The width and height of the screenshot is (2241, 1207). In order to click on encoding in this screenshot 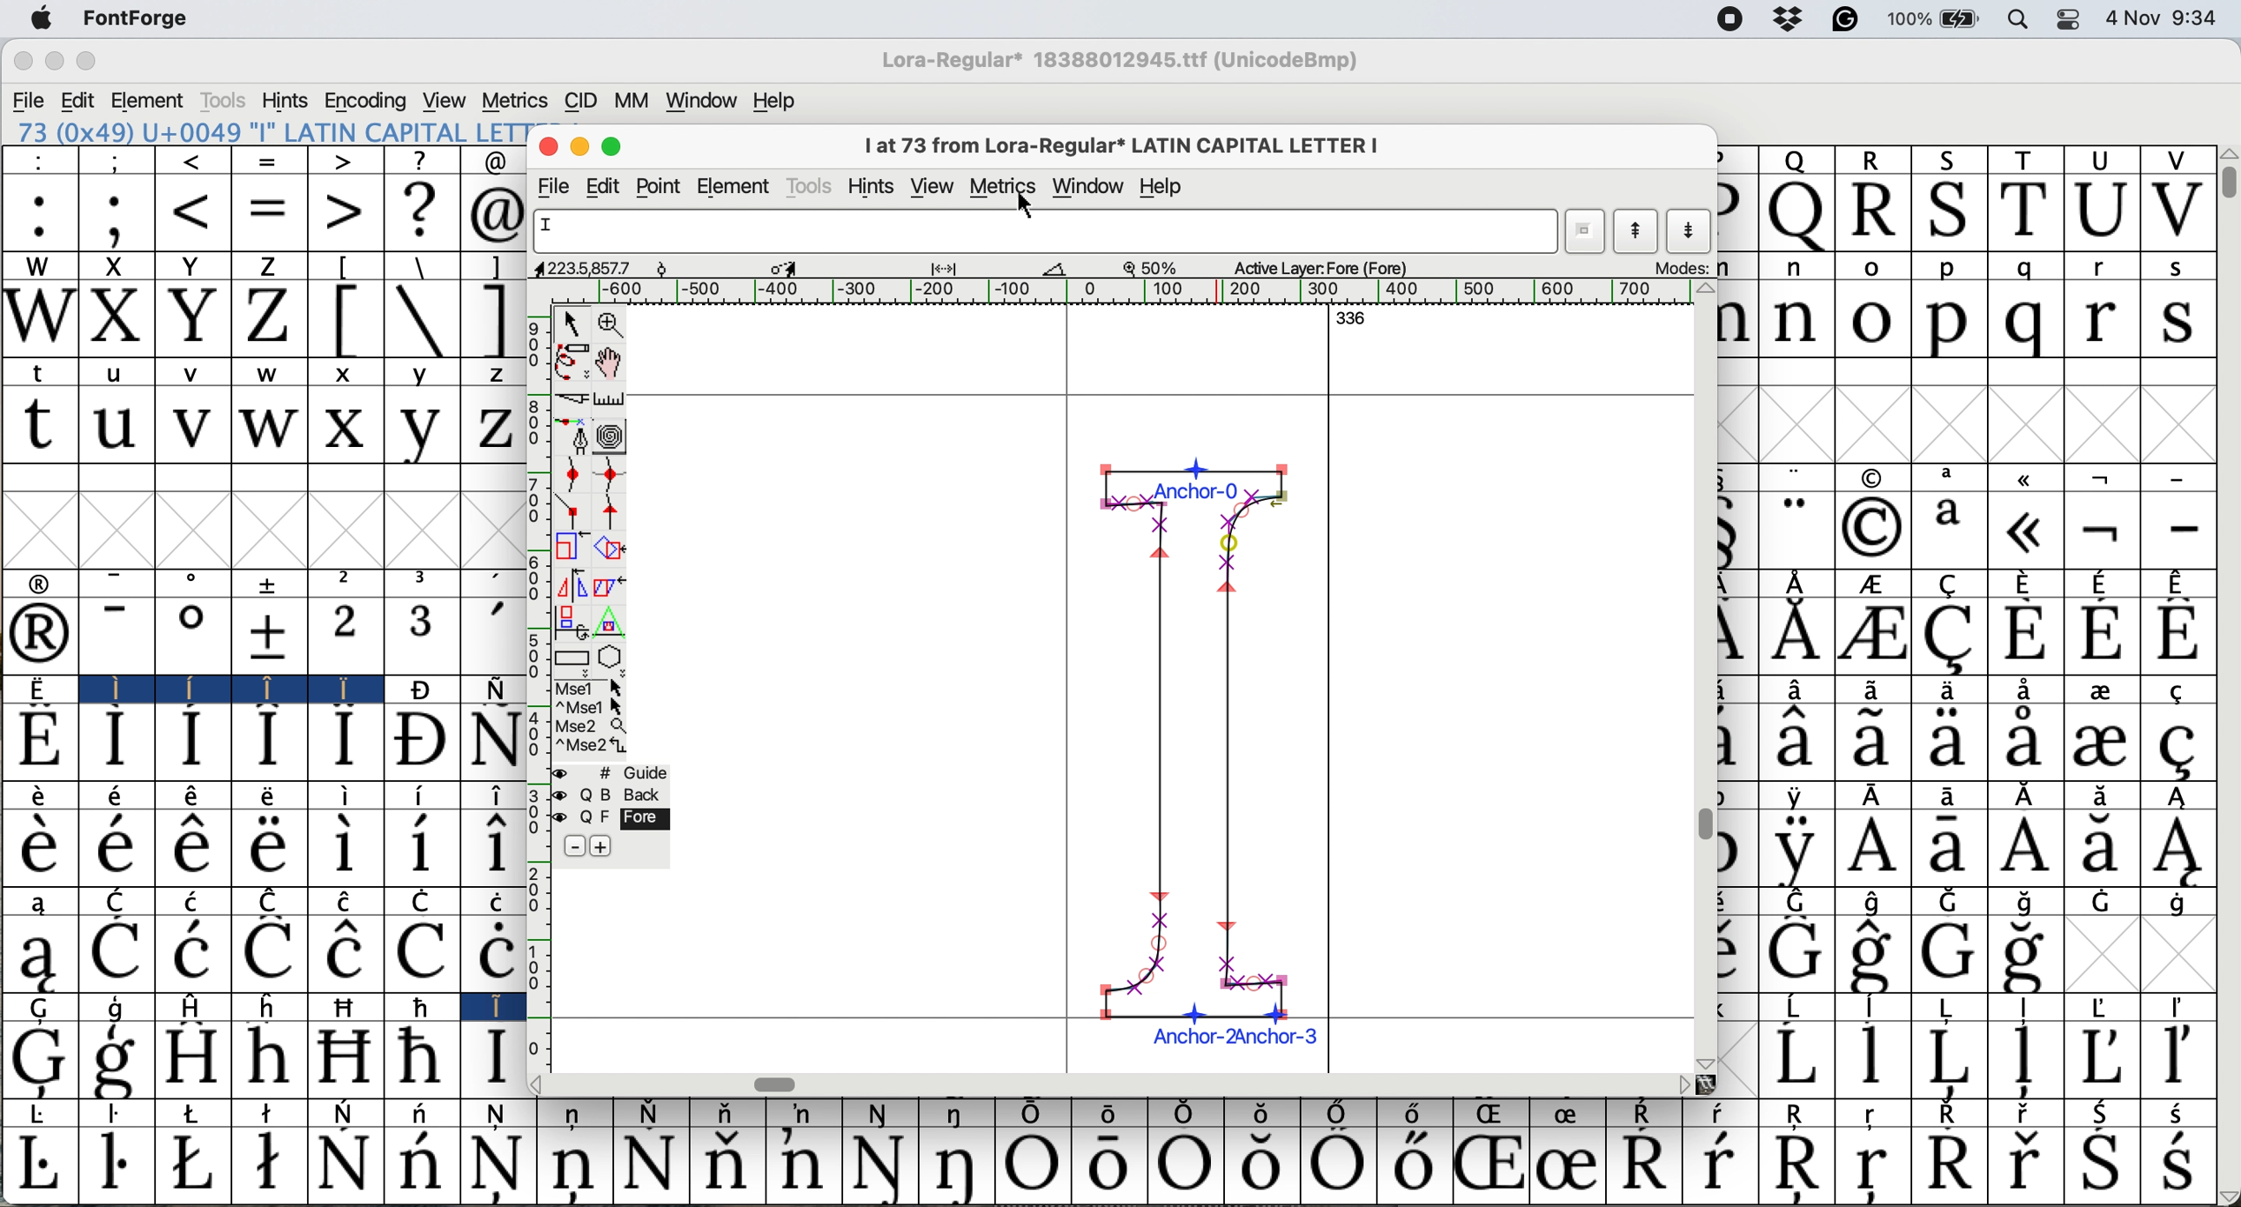, I will do `click(367, 100)`.